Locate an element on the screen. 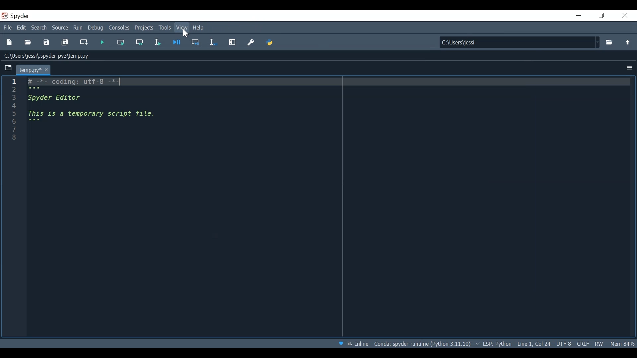  spyder is located at coordinates (19, 16).